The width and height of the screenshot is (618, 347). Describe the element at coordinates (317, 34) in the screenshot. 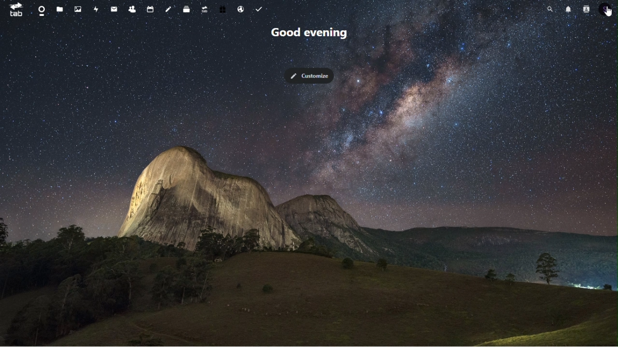

I see `Good evening` at that location.